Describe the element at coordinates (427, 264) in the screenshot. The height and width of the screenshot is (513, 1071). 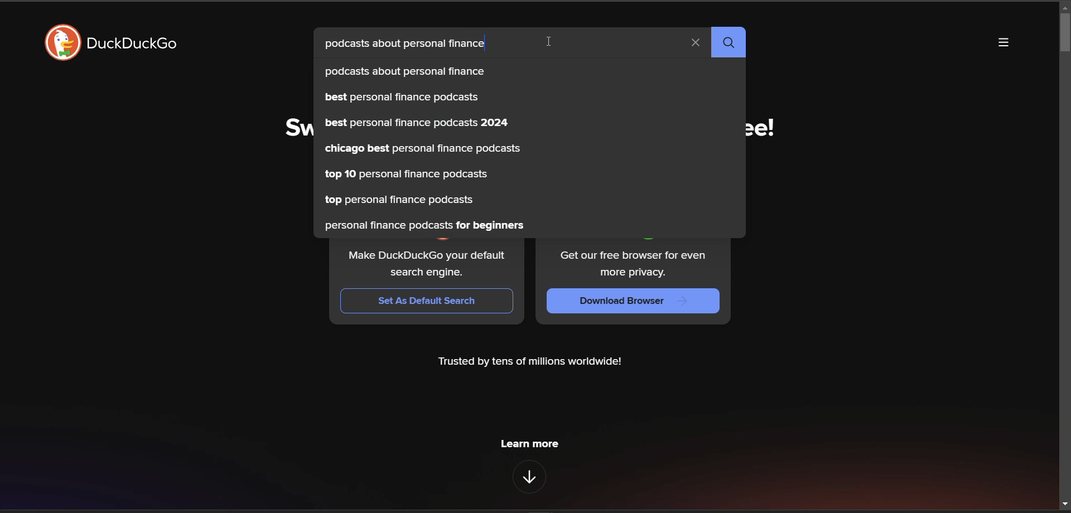
I see `Make DuckDuckGo your default
search engine.` at that location.